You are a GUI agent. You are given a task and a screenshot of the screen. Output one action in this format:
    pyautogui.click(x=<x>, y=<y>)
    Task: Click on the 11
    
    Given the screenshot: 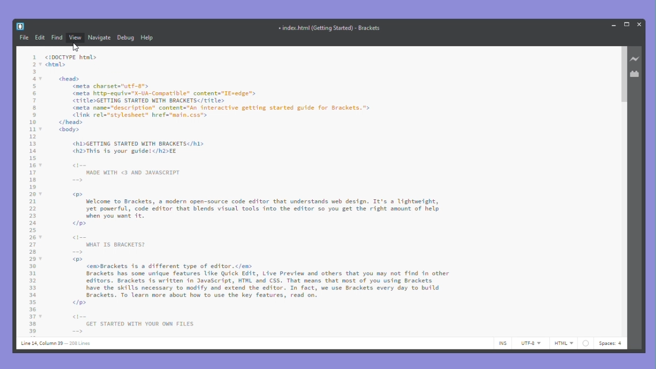 What is the action you would take?
    pyautogui.click(x=32, y=130)
    